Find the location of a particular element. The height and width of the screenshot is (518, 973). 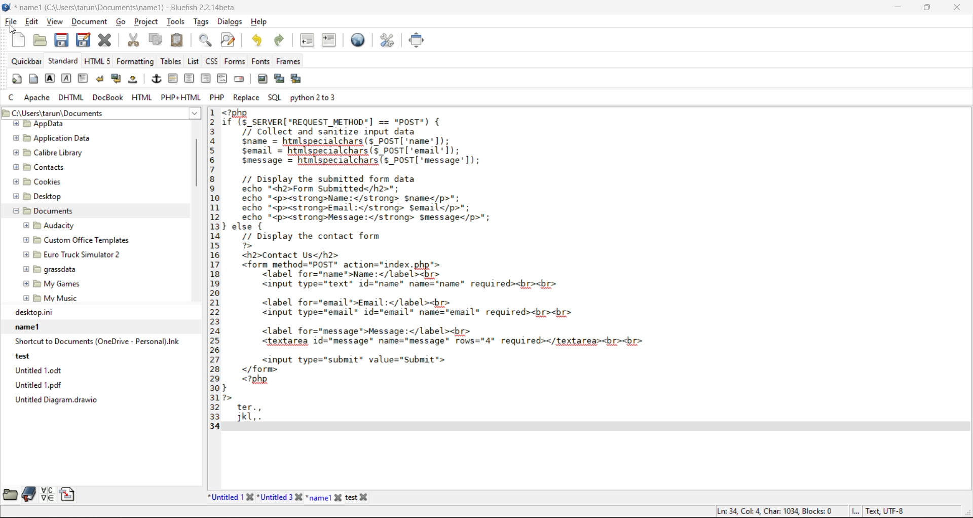

minimize is located at coordinates (900, 10).